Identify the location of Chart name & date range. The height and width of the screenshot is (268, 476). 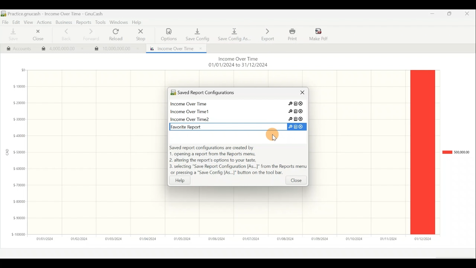
(237, 63).